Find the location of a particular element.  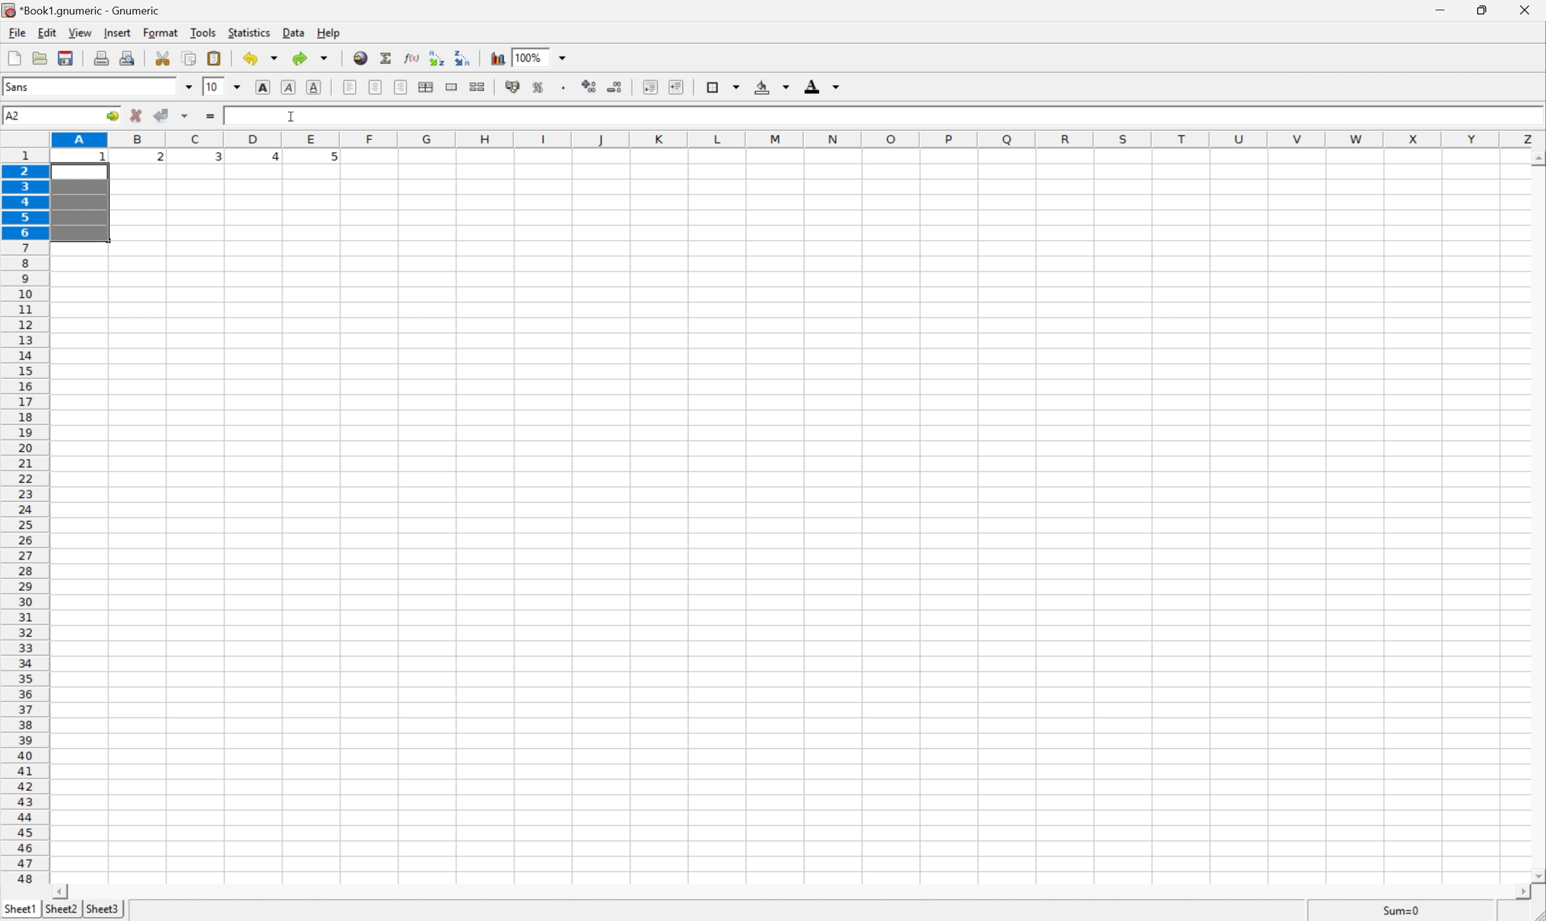

5 is located at coordinates (332, 159).